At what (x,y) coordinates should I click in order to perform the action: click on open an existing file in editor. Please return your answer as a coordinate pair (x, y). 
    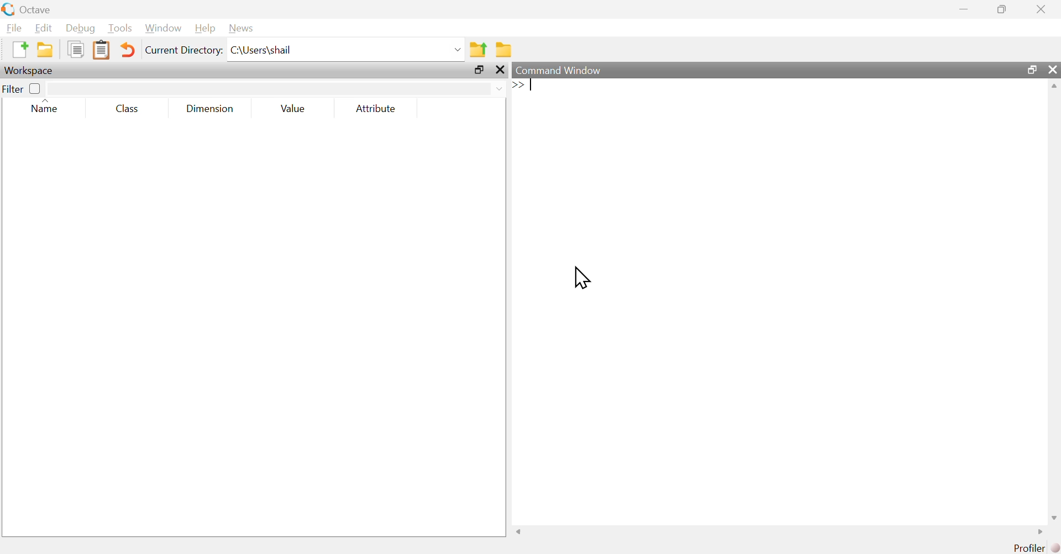
    Looking at the image, I should click on (45, 51).